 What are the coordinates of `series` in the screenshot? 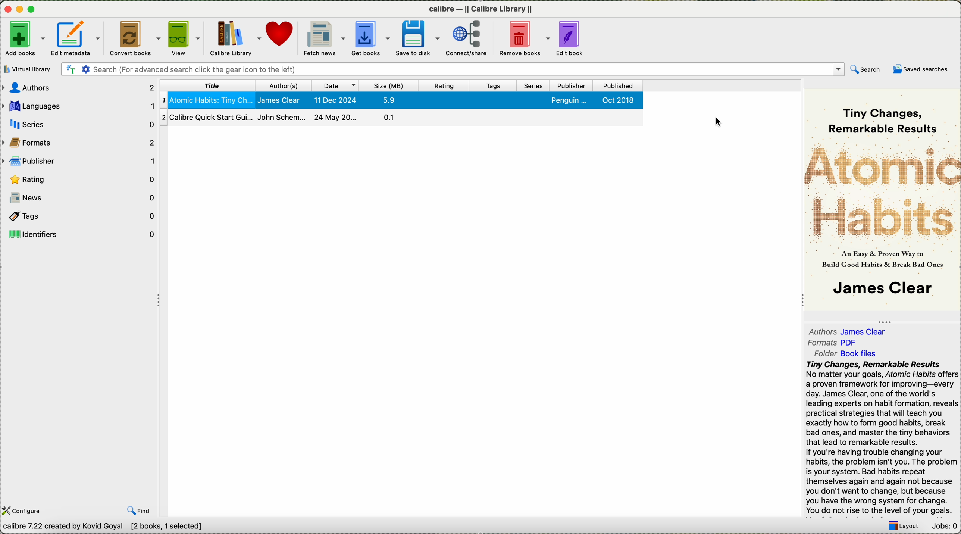 It's located at (534, 86).